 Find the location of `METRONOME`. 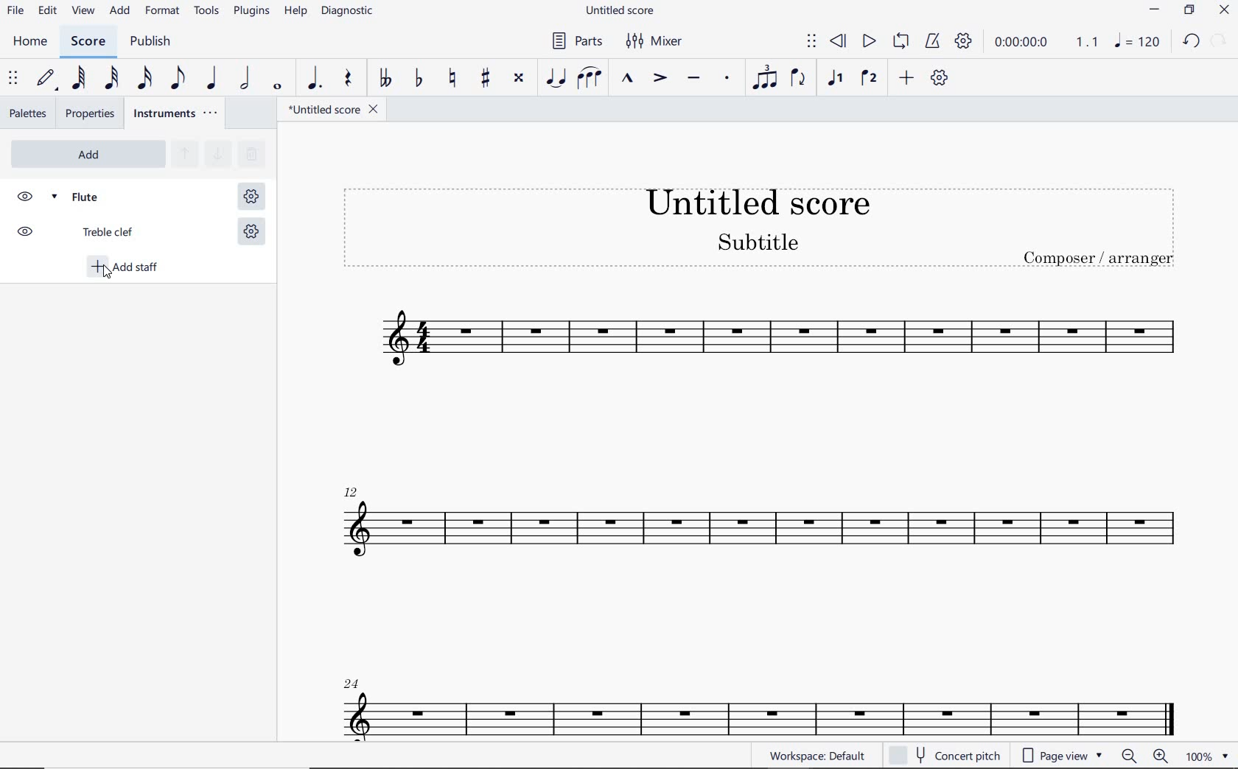

METRONOME is located at coordinates (934, 42).